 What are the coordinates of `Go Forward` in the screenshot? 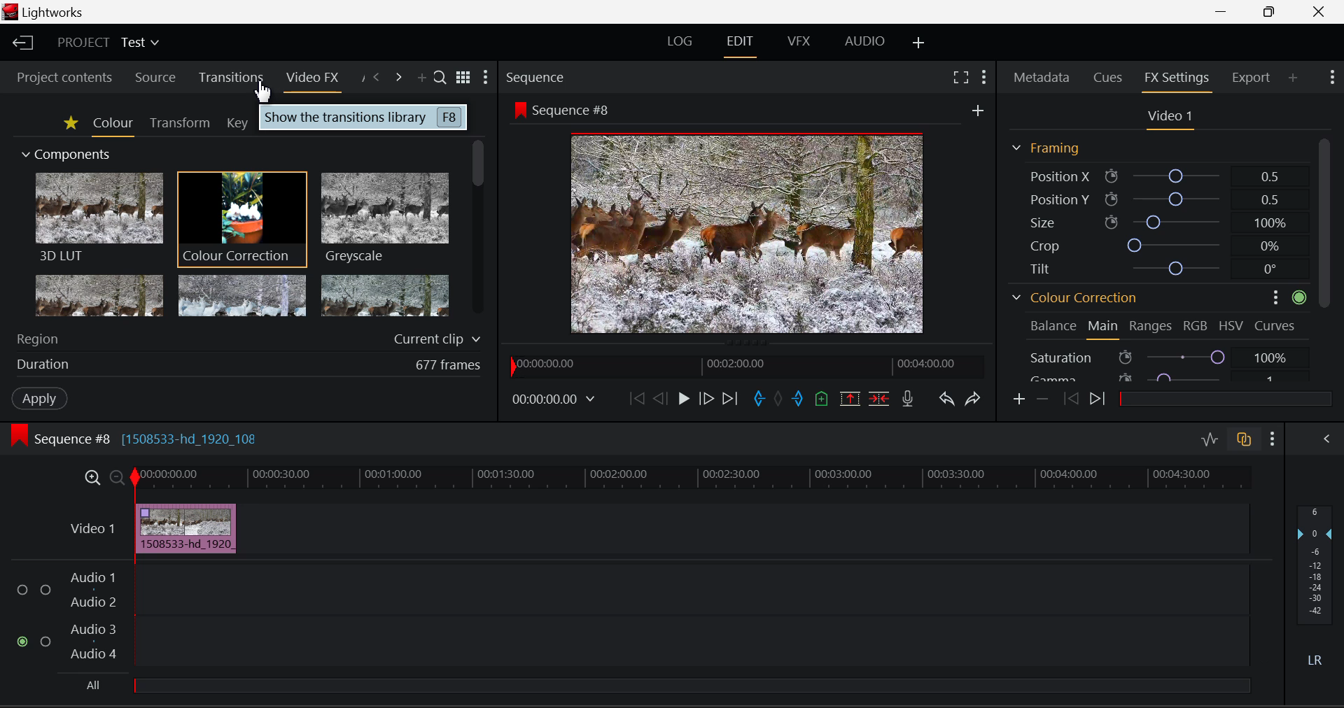 It's located at (706, 401).